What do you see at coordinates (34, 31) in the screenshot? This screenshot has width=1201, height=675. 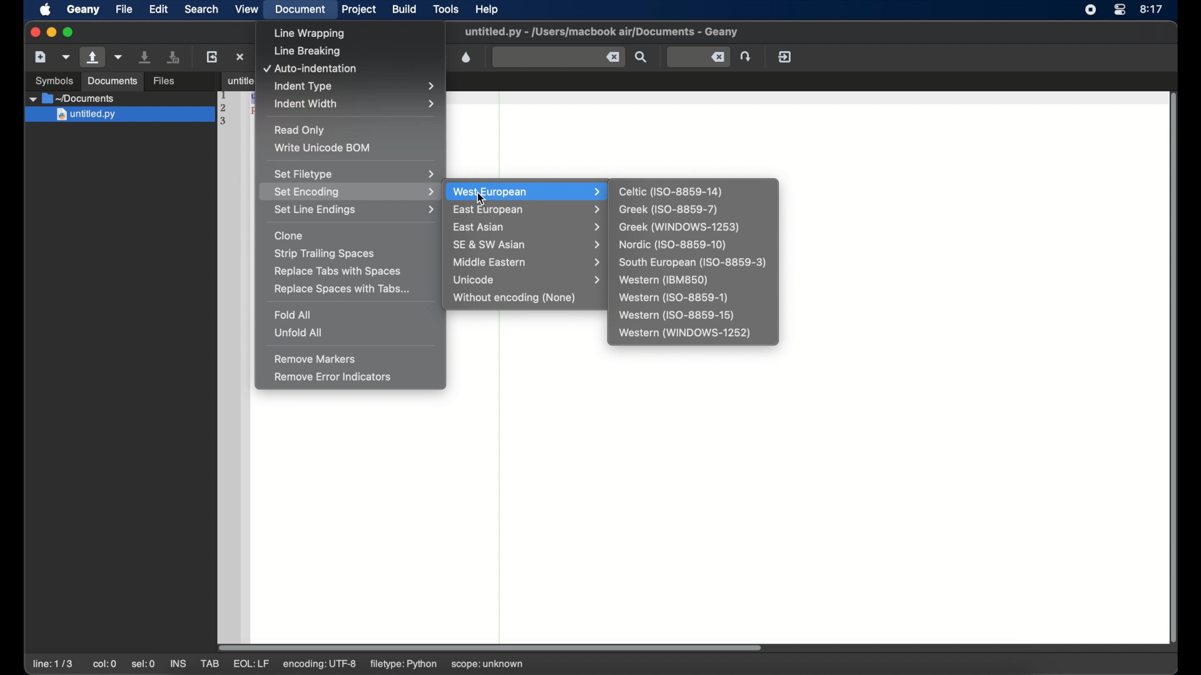 I see `close` at bounding box center [34, 31].